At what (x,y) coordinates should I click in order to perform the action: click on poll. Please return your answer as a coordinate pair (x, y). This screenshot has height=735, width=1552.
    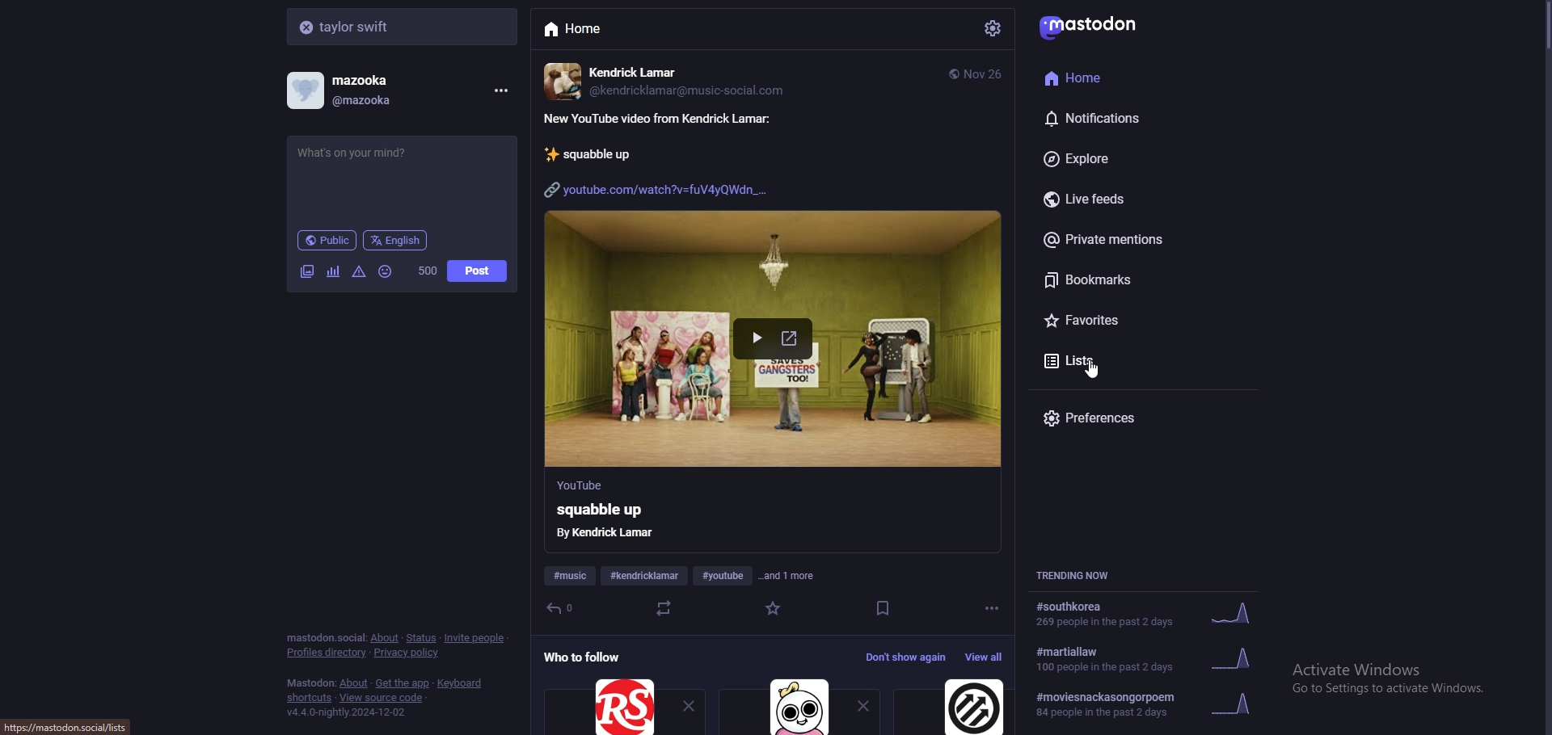
    Looking at the image, I should click on (333, 271).